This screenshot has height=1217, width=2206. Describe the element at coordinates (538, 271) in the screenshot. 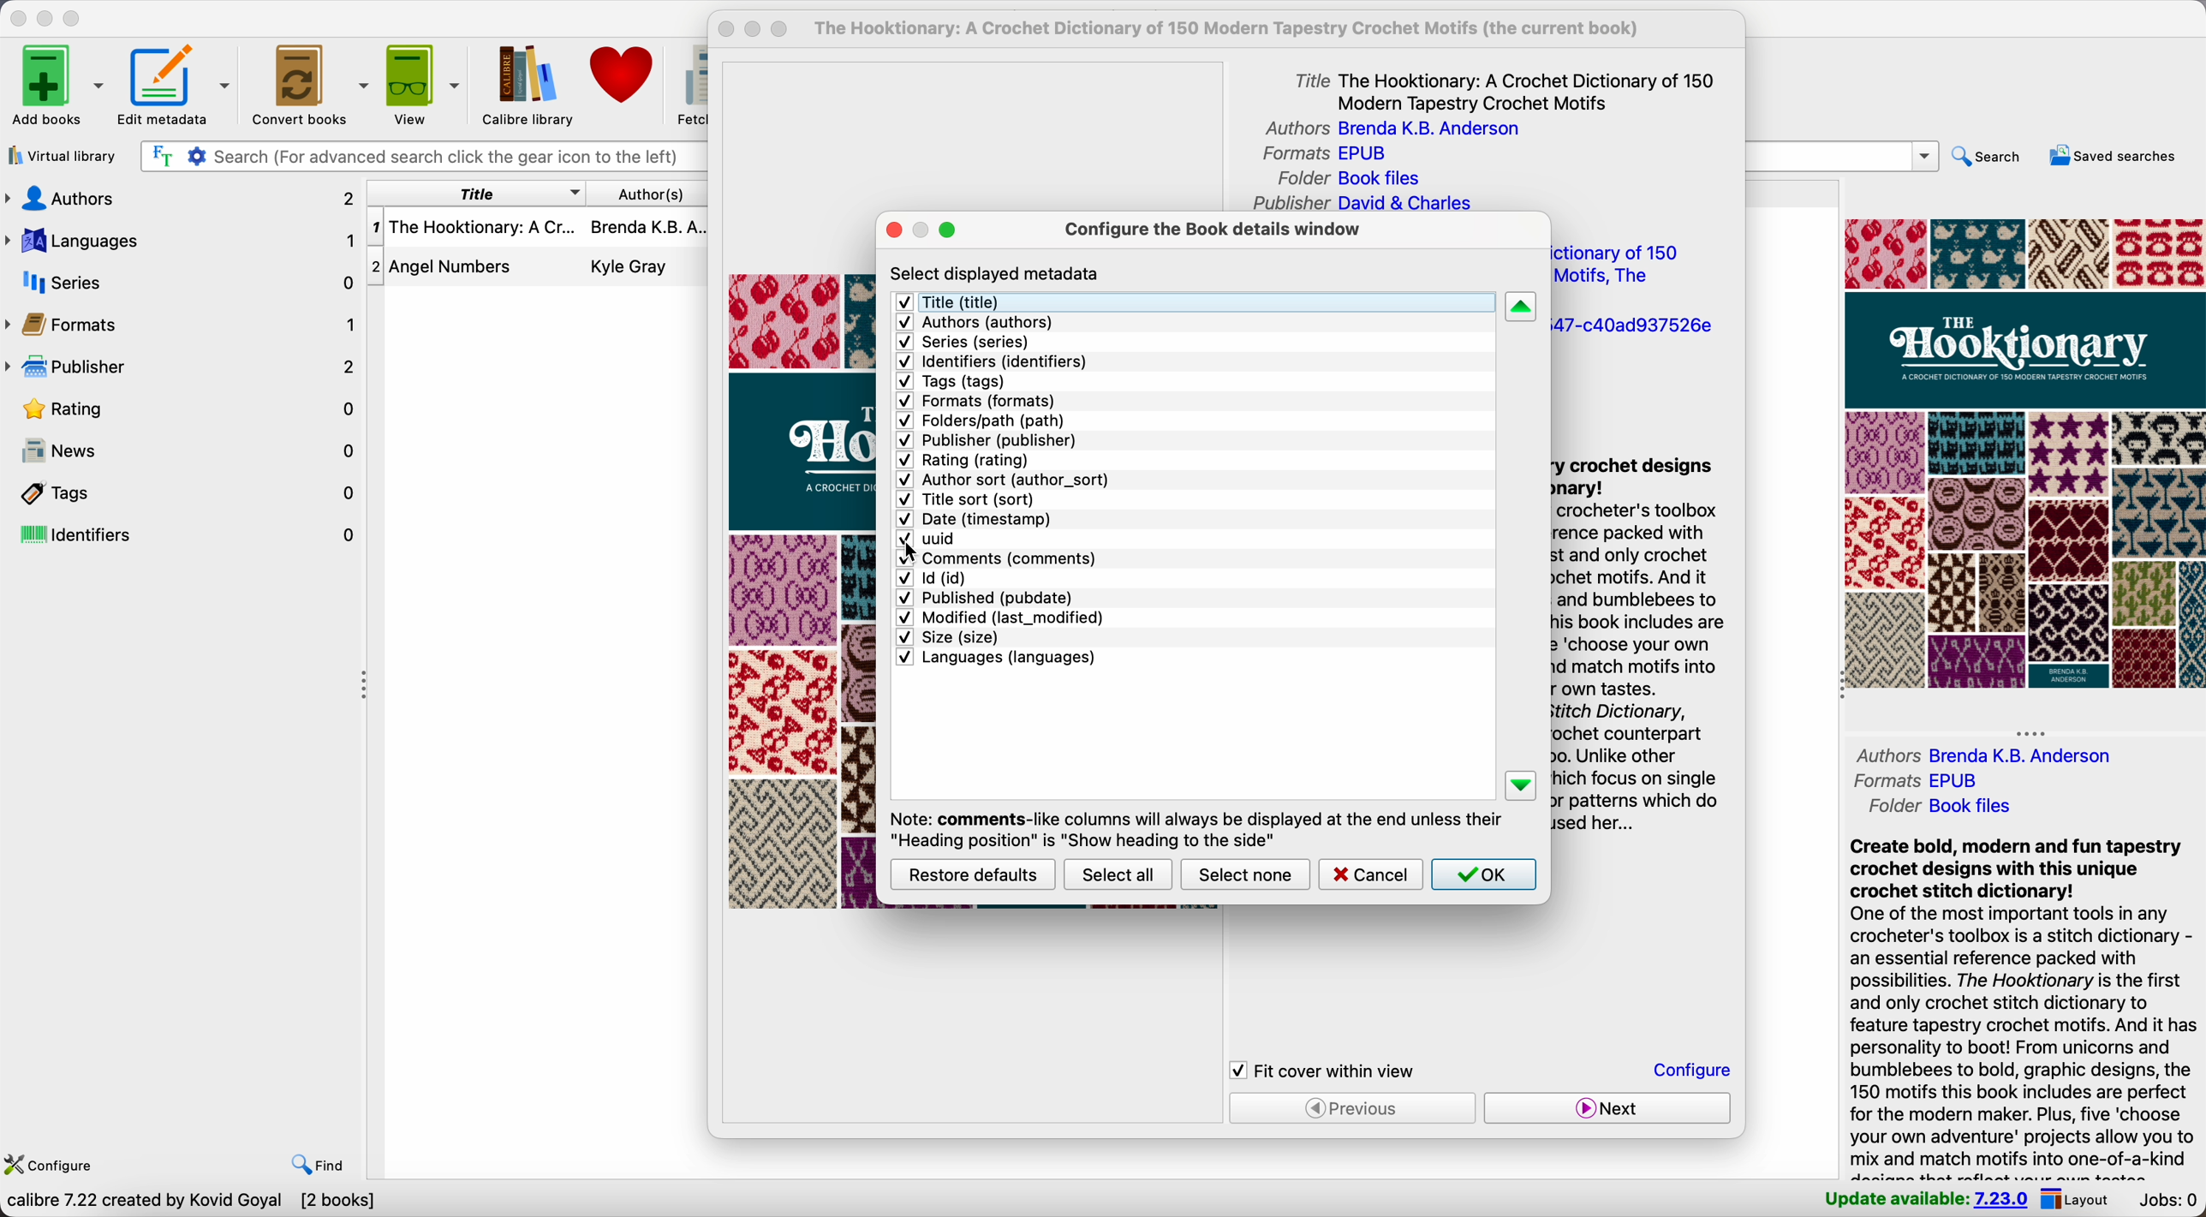

I see `Angel numbers book details` at that location.